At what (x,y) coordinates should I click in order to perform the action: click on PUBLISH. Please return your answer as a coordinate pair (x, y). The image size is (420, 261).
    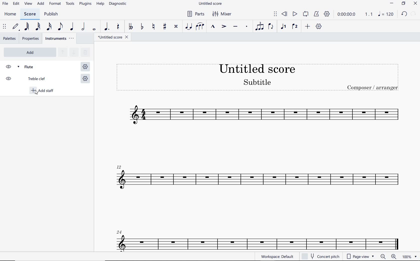
    Looking at the image, I should click on (52, 15).